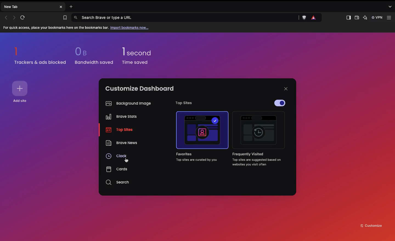 Image resolution: width=395 pixels, height=241 pixels. What do you see at coordinates (6, 18) in the screenshot?
I see `Previous page` at bounding box center [6, 18].